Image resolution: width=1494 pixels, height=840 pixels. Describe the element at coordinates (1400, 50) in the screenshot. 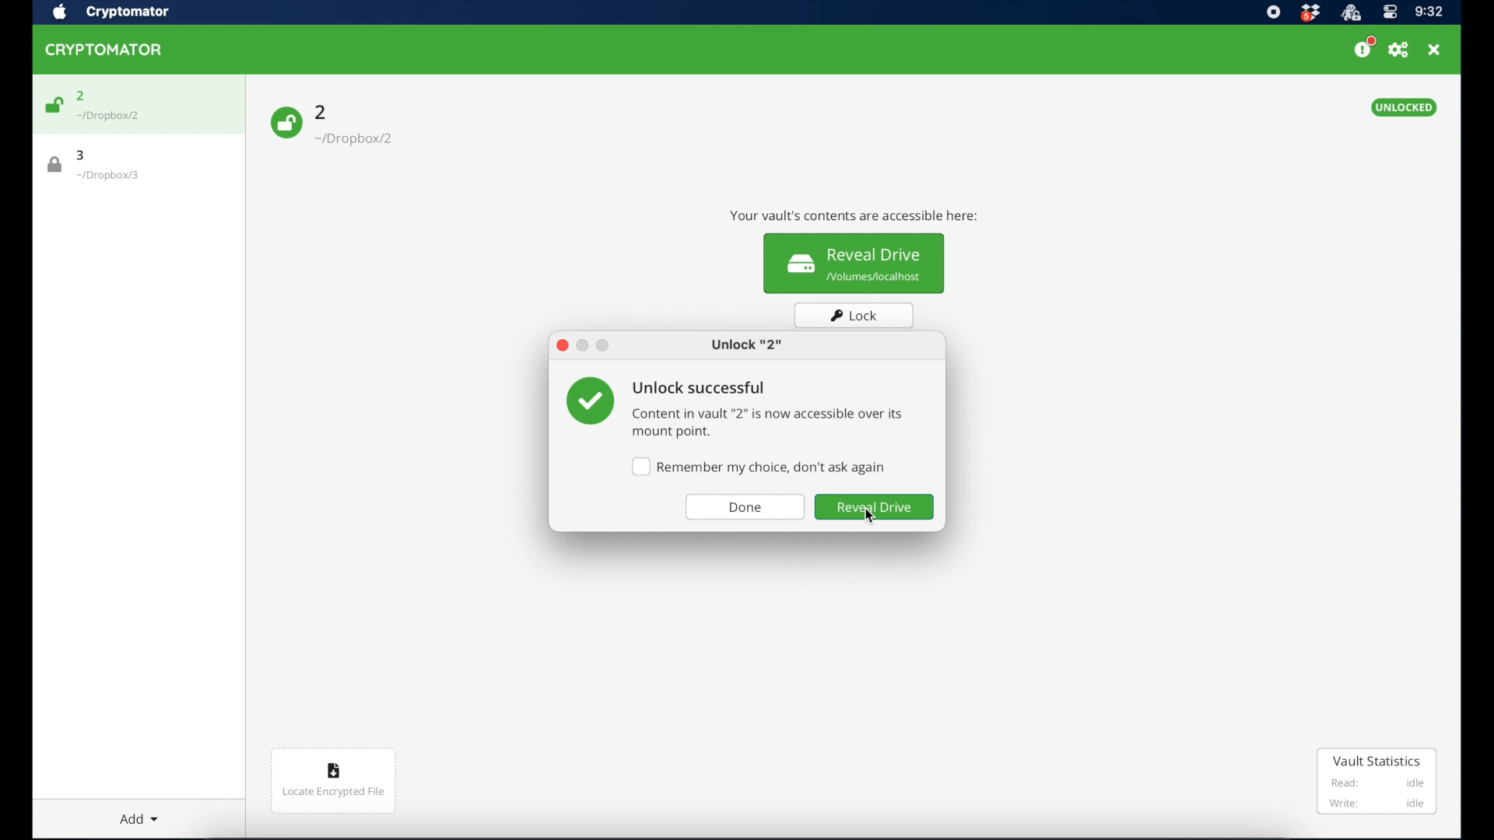

I see `preferences` at that location.